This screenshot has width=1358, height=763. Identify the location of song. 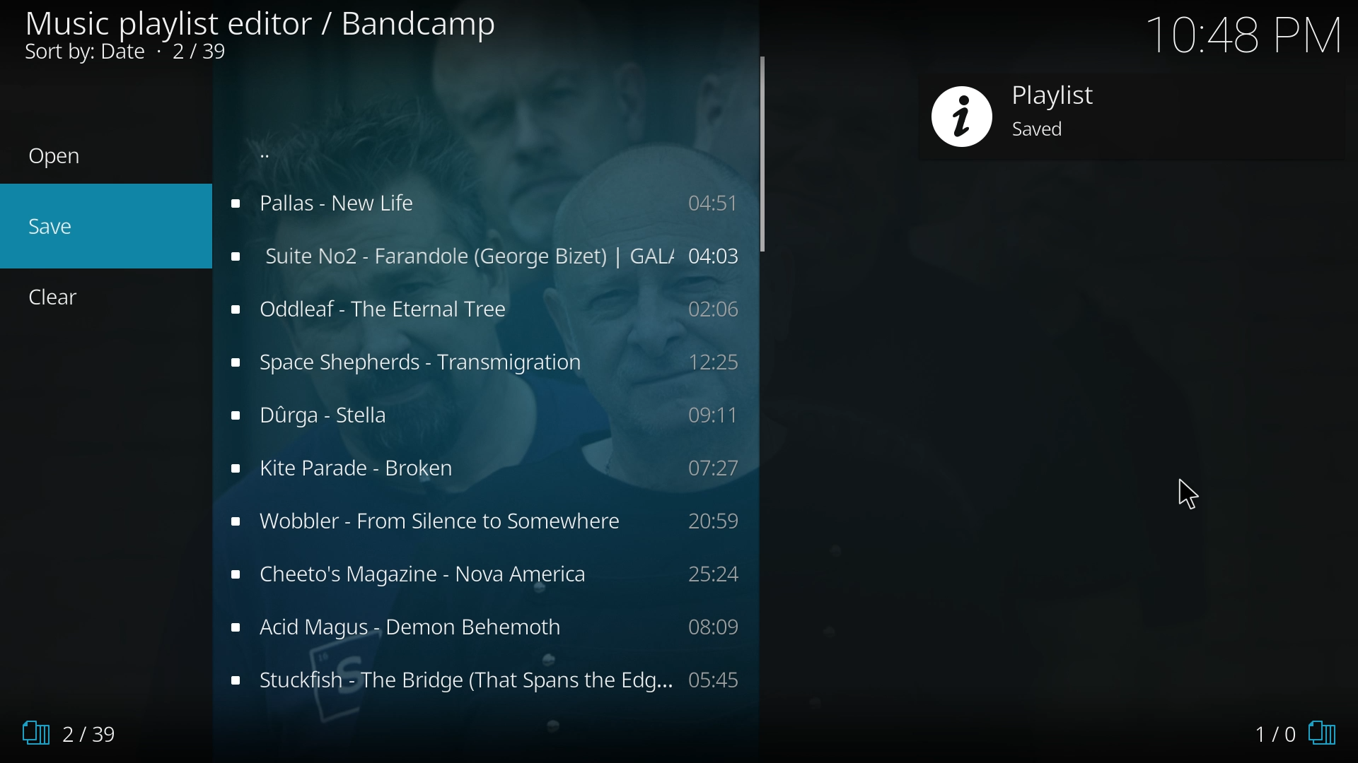
(482, 255).